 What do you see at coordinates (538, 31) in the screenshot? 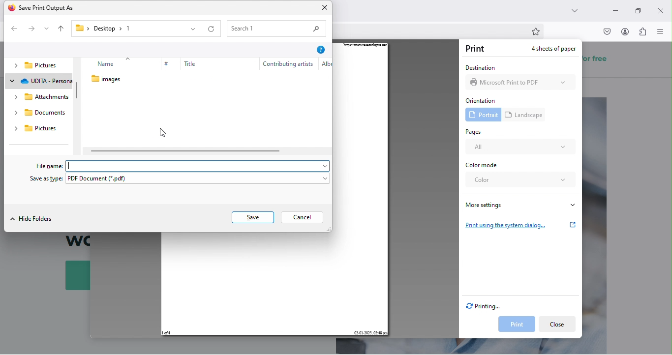
I see `bookmark` at bounding box center [538, 31].